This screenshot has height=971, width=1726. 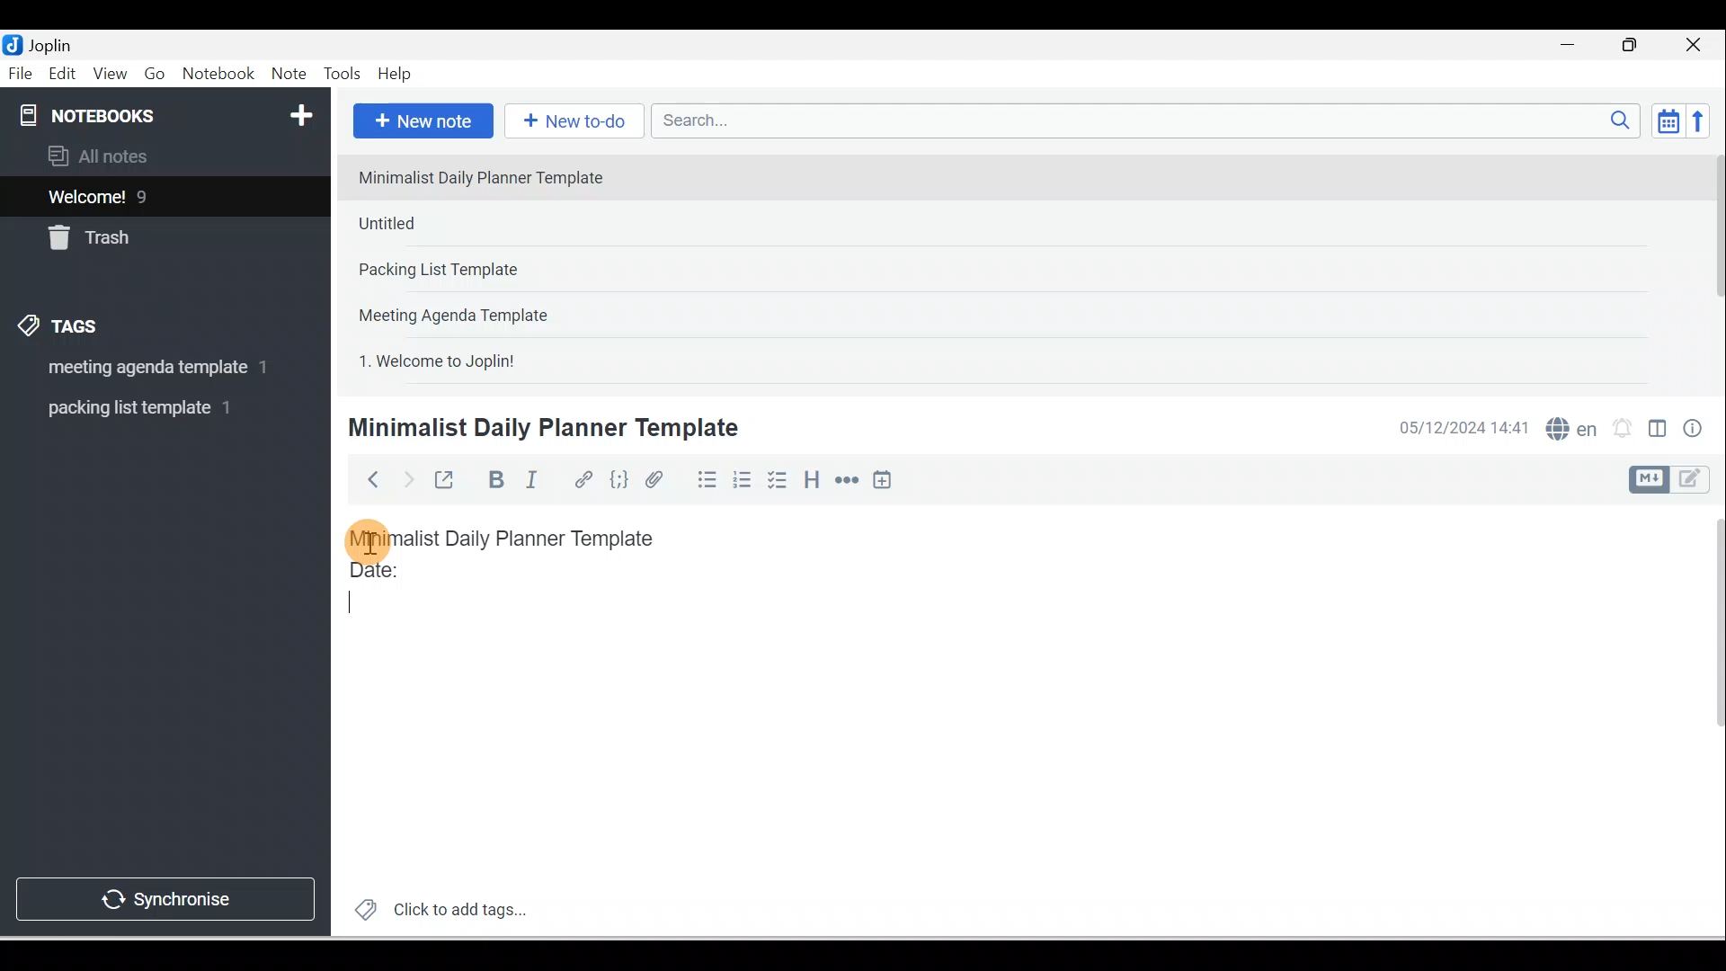 What do you see at coordinates (1658, 432) in the screenshot?
I see `Toggle editors` at bounding box center [1658, 432].